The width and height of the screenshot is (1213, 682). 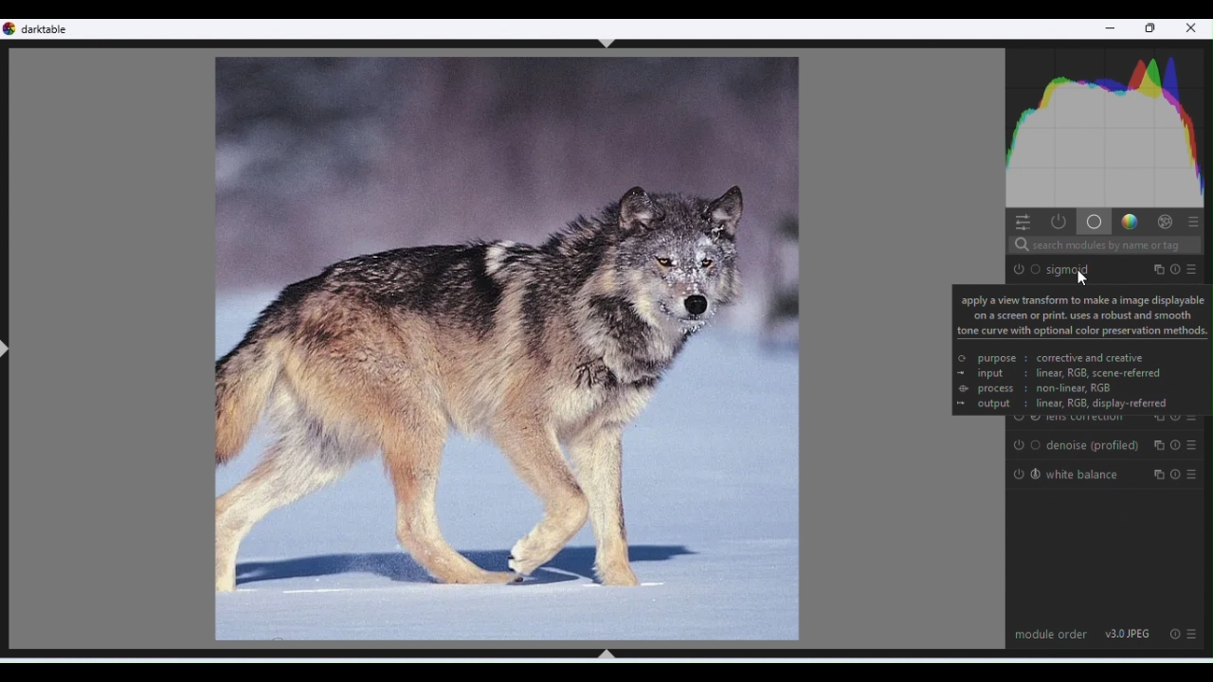 I want to click on Preset, so click(x=1195, y=635).